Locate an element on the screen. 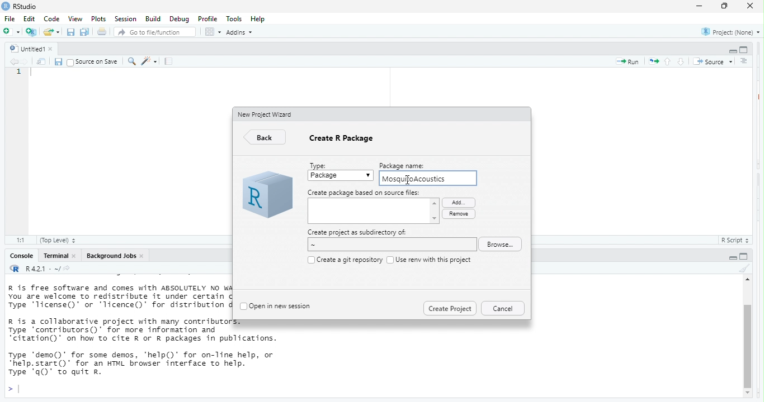  r studio logo is located at coordinates (266, 196).